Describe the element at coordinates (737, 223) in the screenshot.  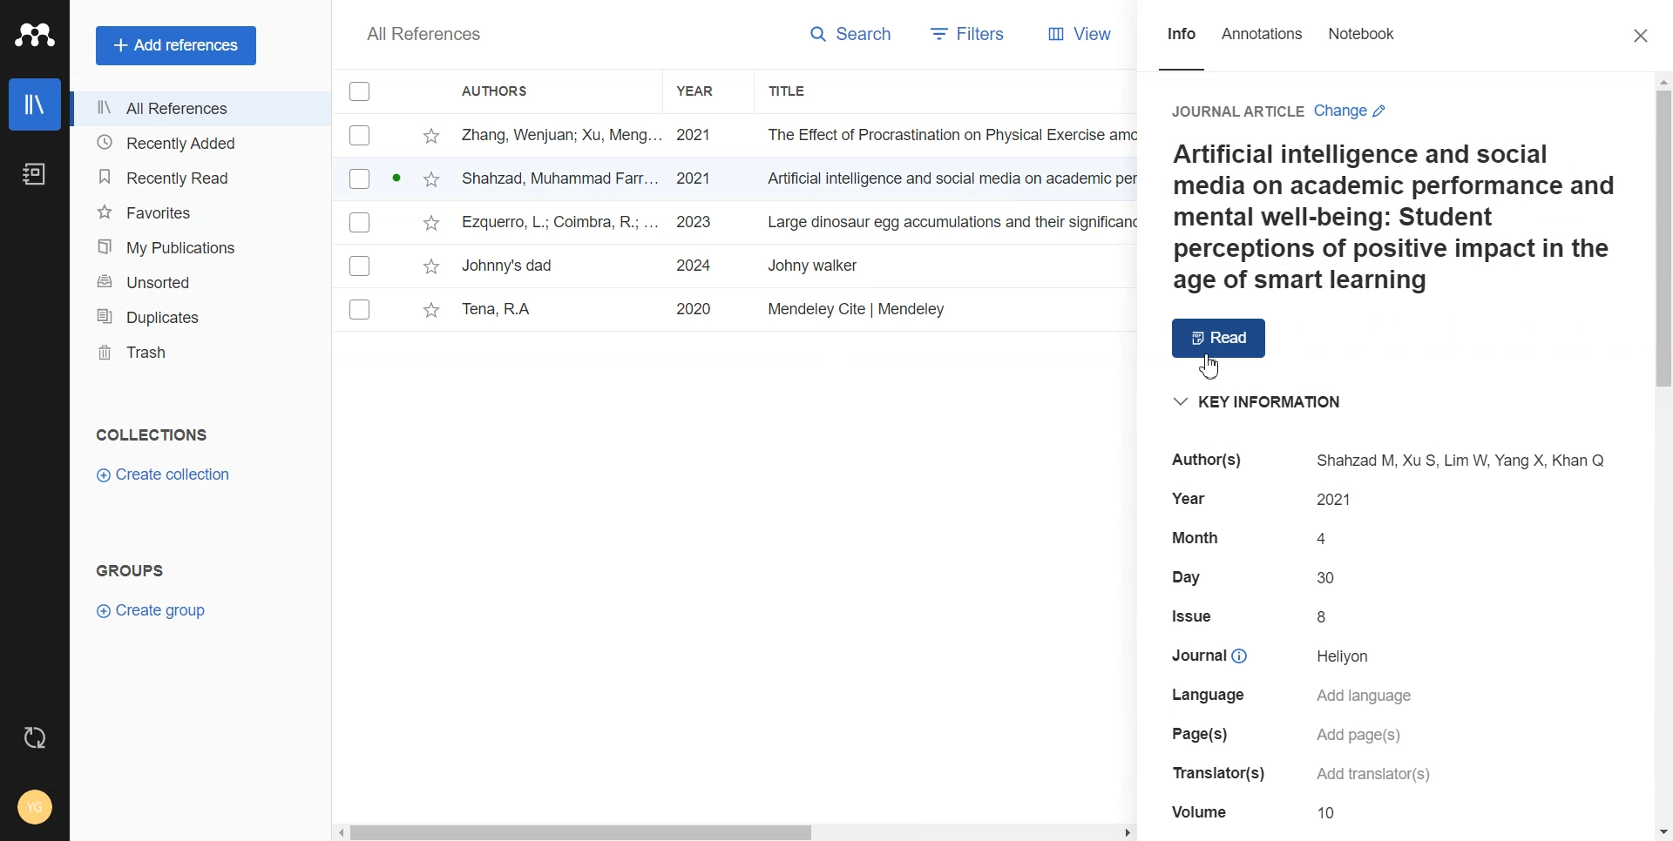
I see `File` at that location.